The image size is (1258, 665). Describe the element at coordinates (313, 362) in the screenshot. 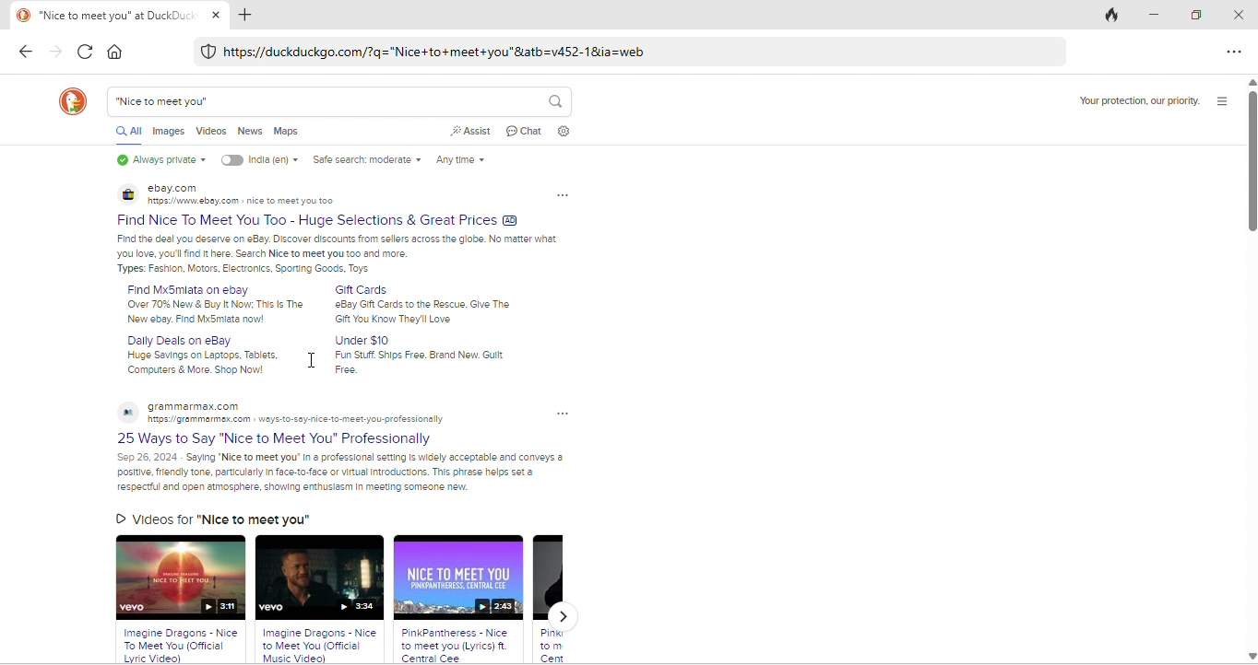

I see `Text Cursor` at that location.